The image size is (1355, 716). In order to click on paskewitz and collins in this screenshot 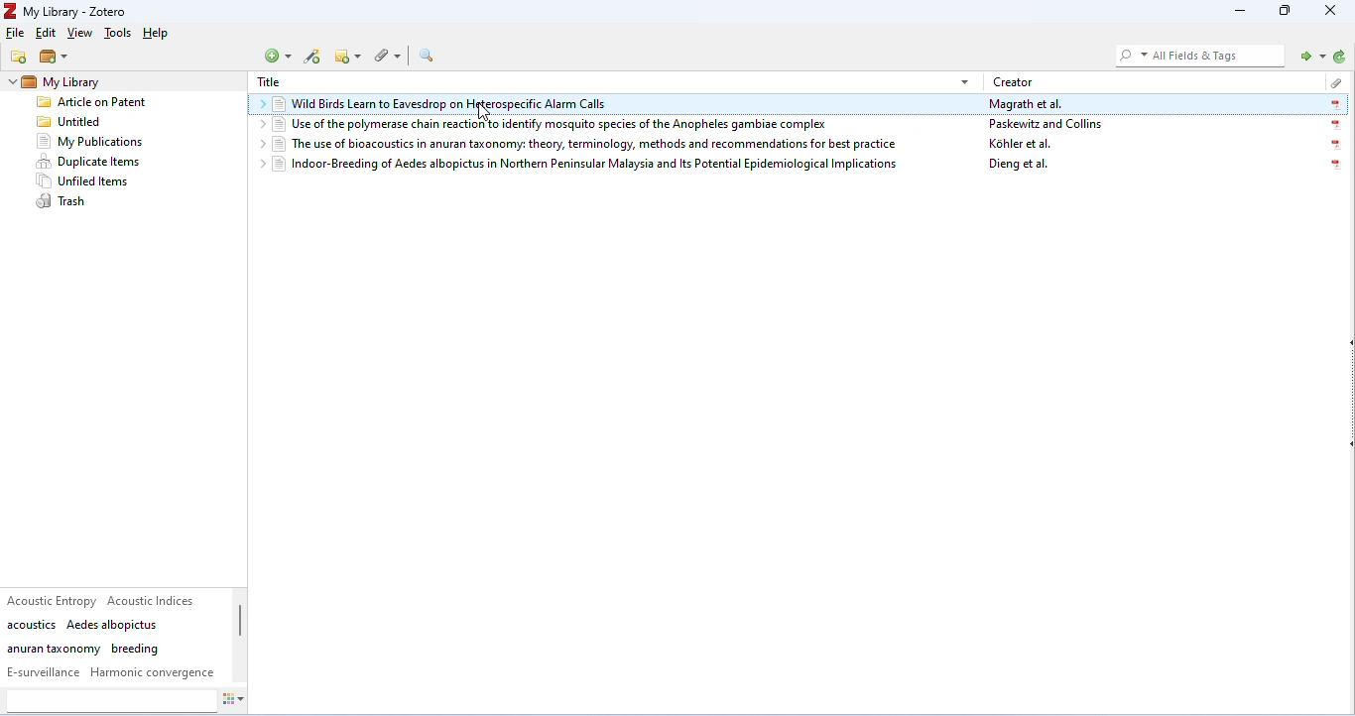, I will do `click(1048, 126)`.